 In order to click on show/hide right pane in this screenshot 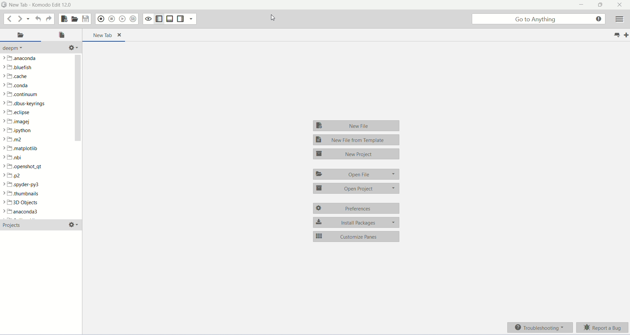, I will do `click(208, 32)`.